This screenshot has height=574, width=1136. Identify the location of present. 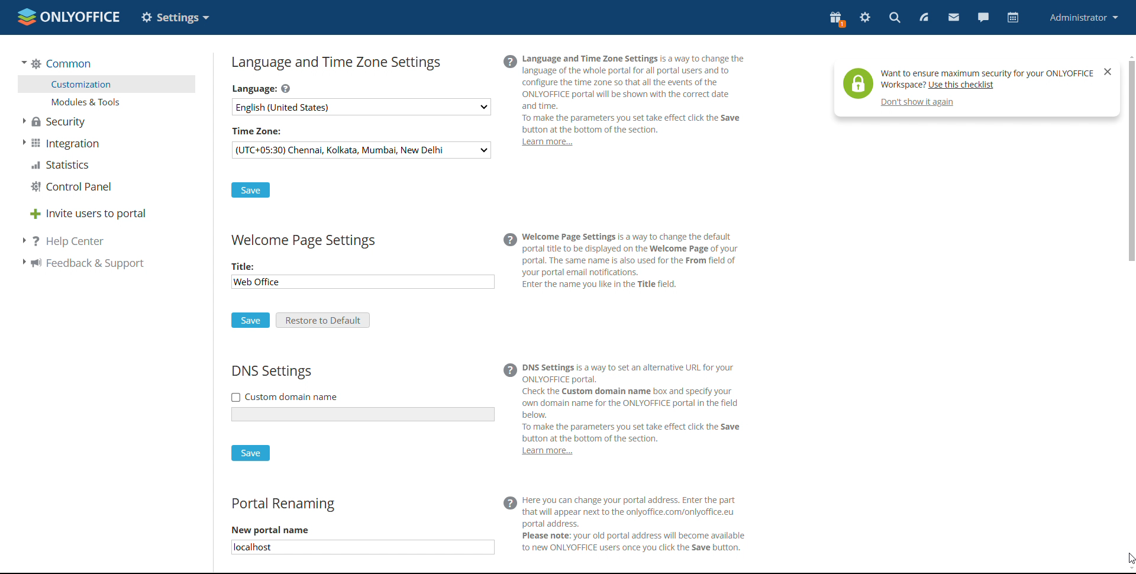
(836, 20).